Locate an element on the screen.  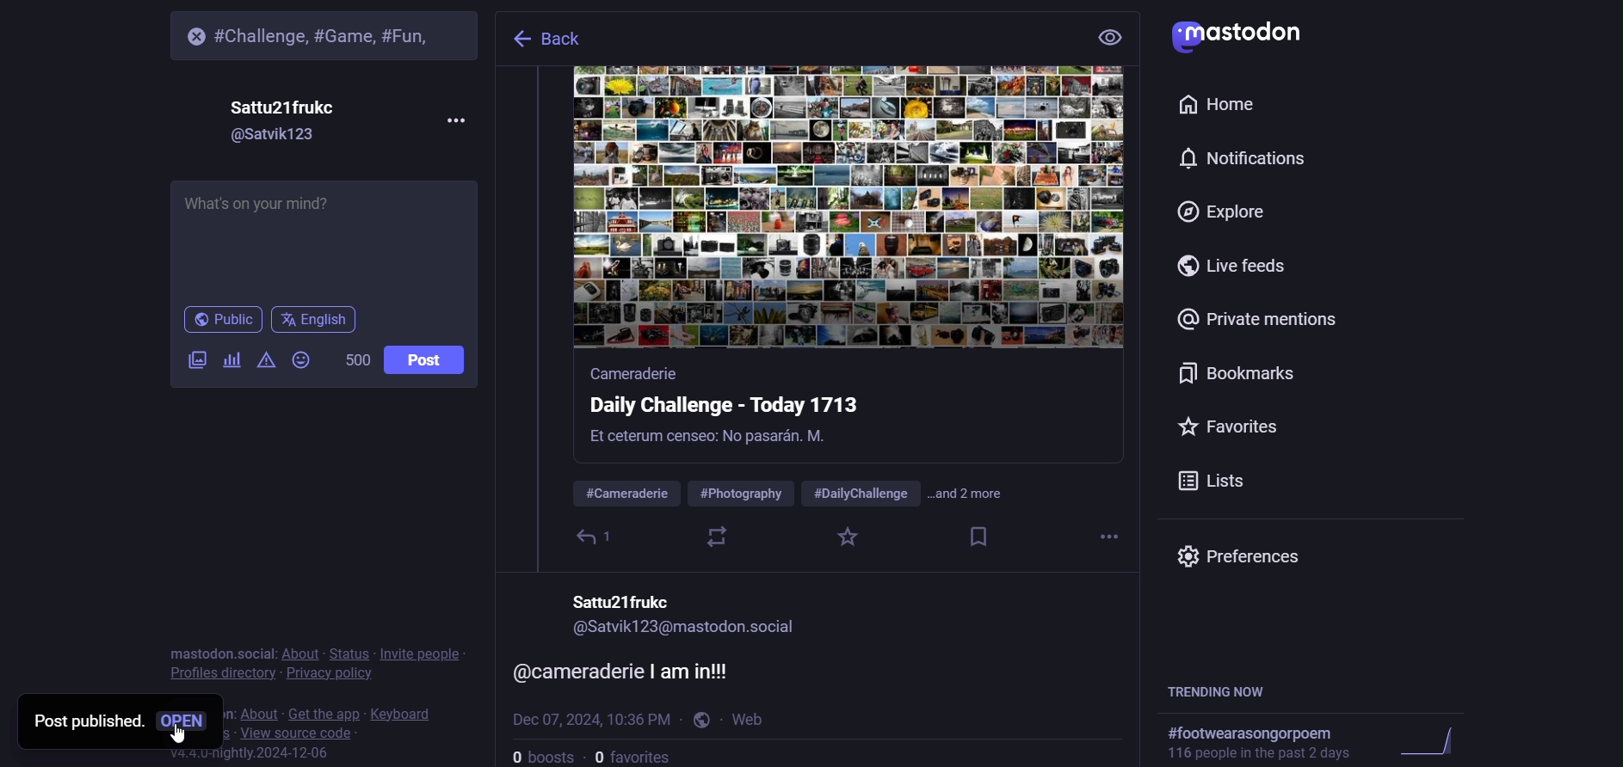
v4.4.0-nightly.2024-12-06 is located at coordinates (236, 755).